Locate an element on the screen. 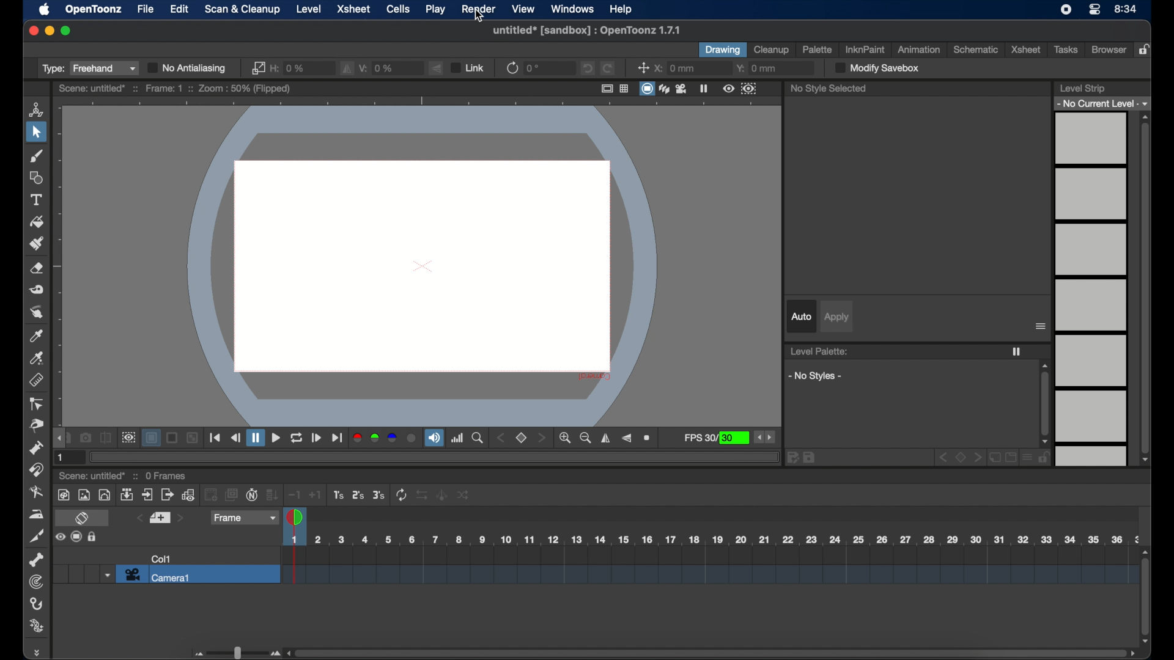  edit is located at coordinates (180, 10).